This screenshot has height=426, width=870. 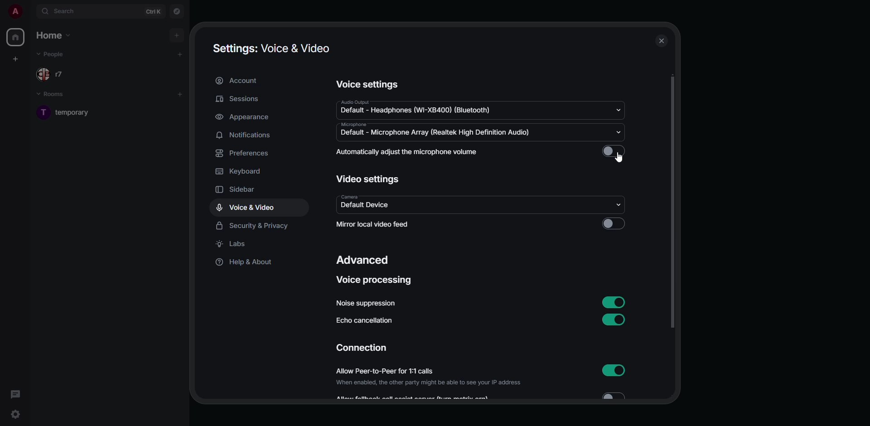 What do you see at coordinates (409, 152) in the screenshot?
I see `automatically adjust microphone volume` at bounding box center [409, 152].